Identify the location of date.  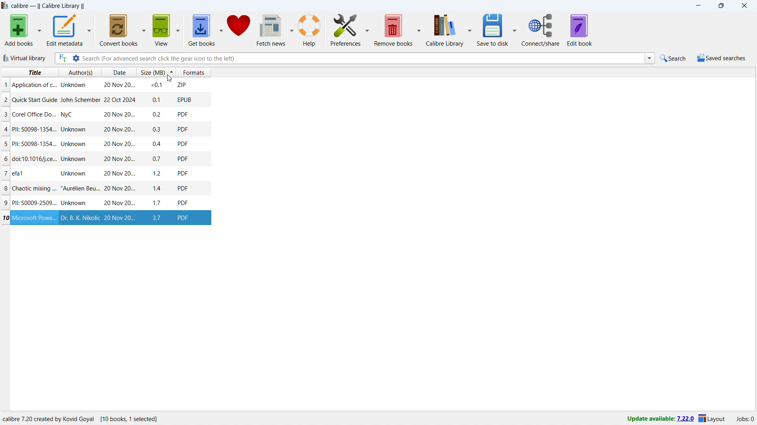
(119, 188).